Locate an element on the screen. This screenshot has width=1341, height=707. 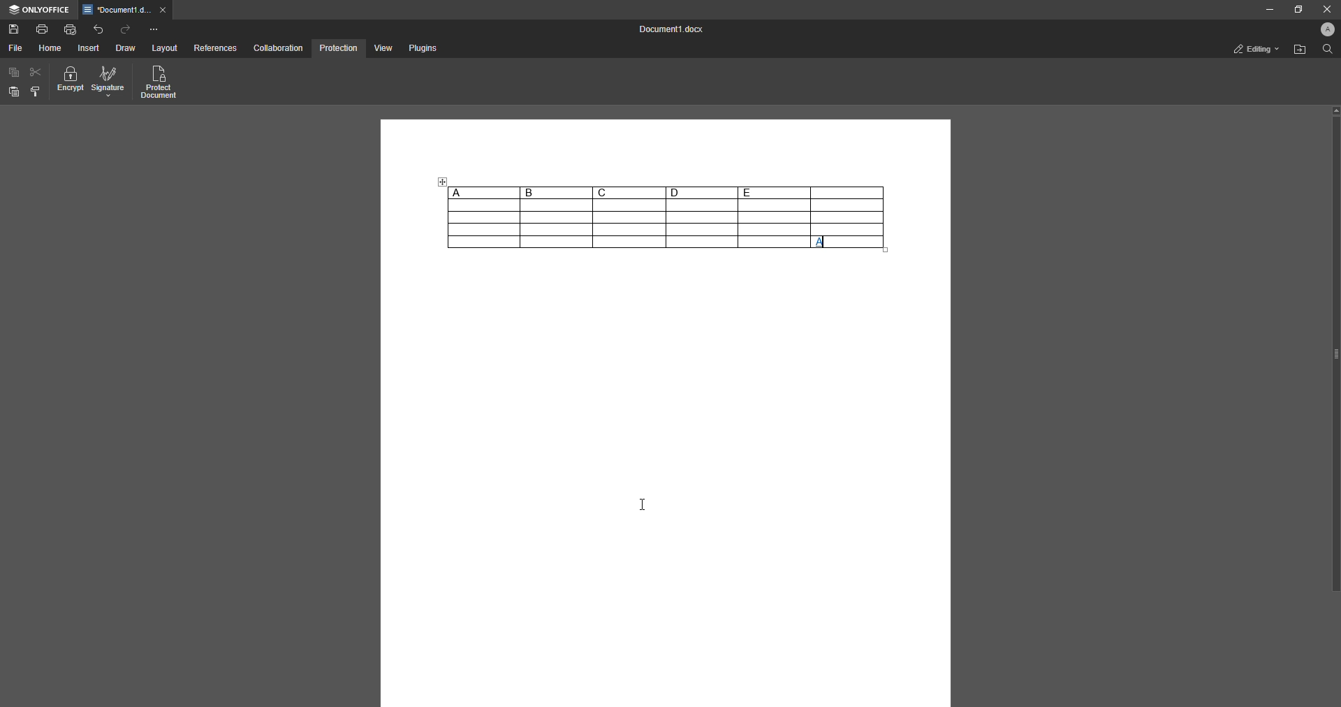
Paste is located at coordinates (14, 92).